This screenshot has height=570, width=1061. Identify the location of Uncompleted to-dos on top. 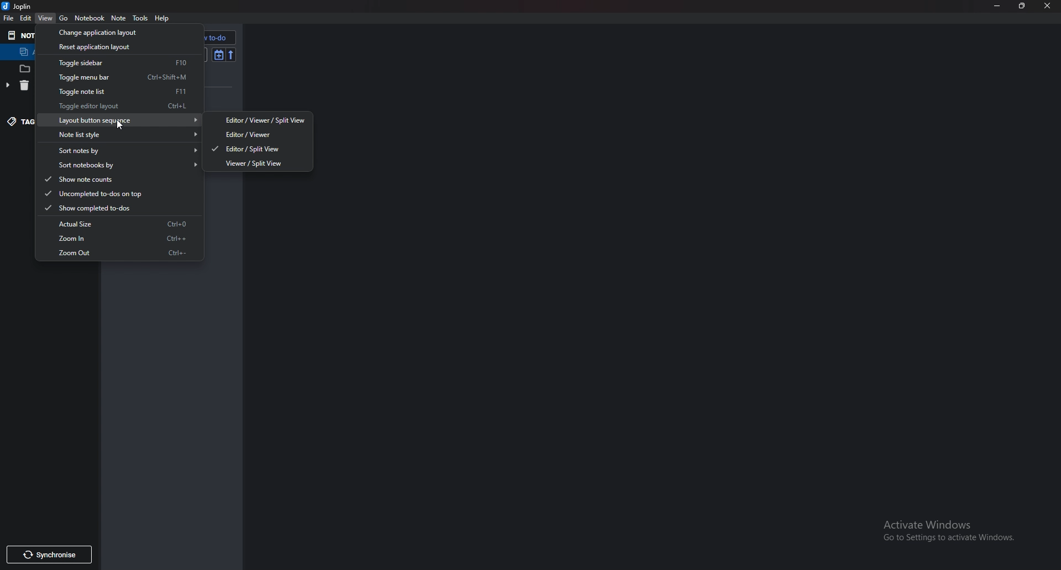
(101, 193).